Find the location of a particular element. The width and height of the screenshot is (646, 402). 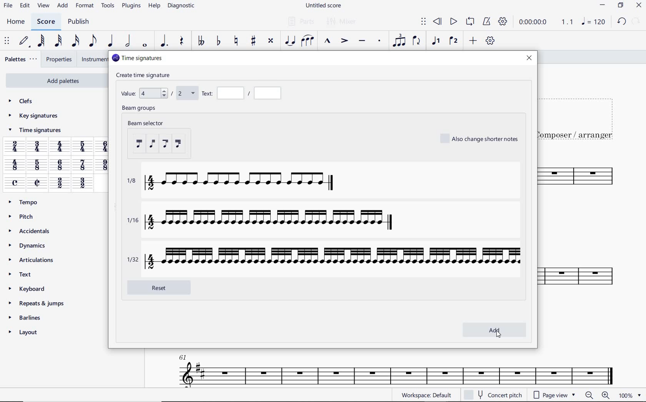

REPEATS & JUMPS is located at coordinates (38, 301).